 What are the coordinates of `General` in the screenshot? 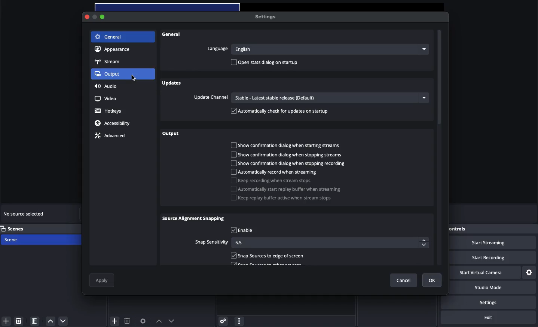 It's located at (108, 37).